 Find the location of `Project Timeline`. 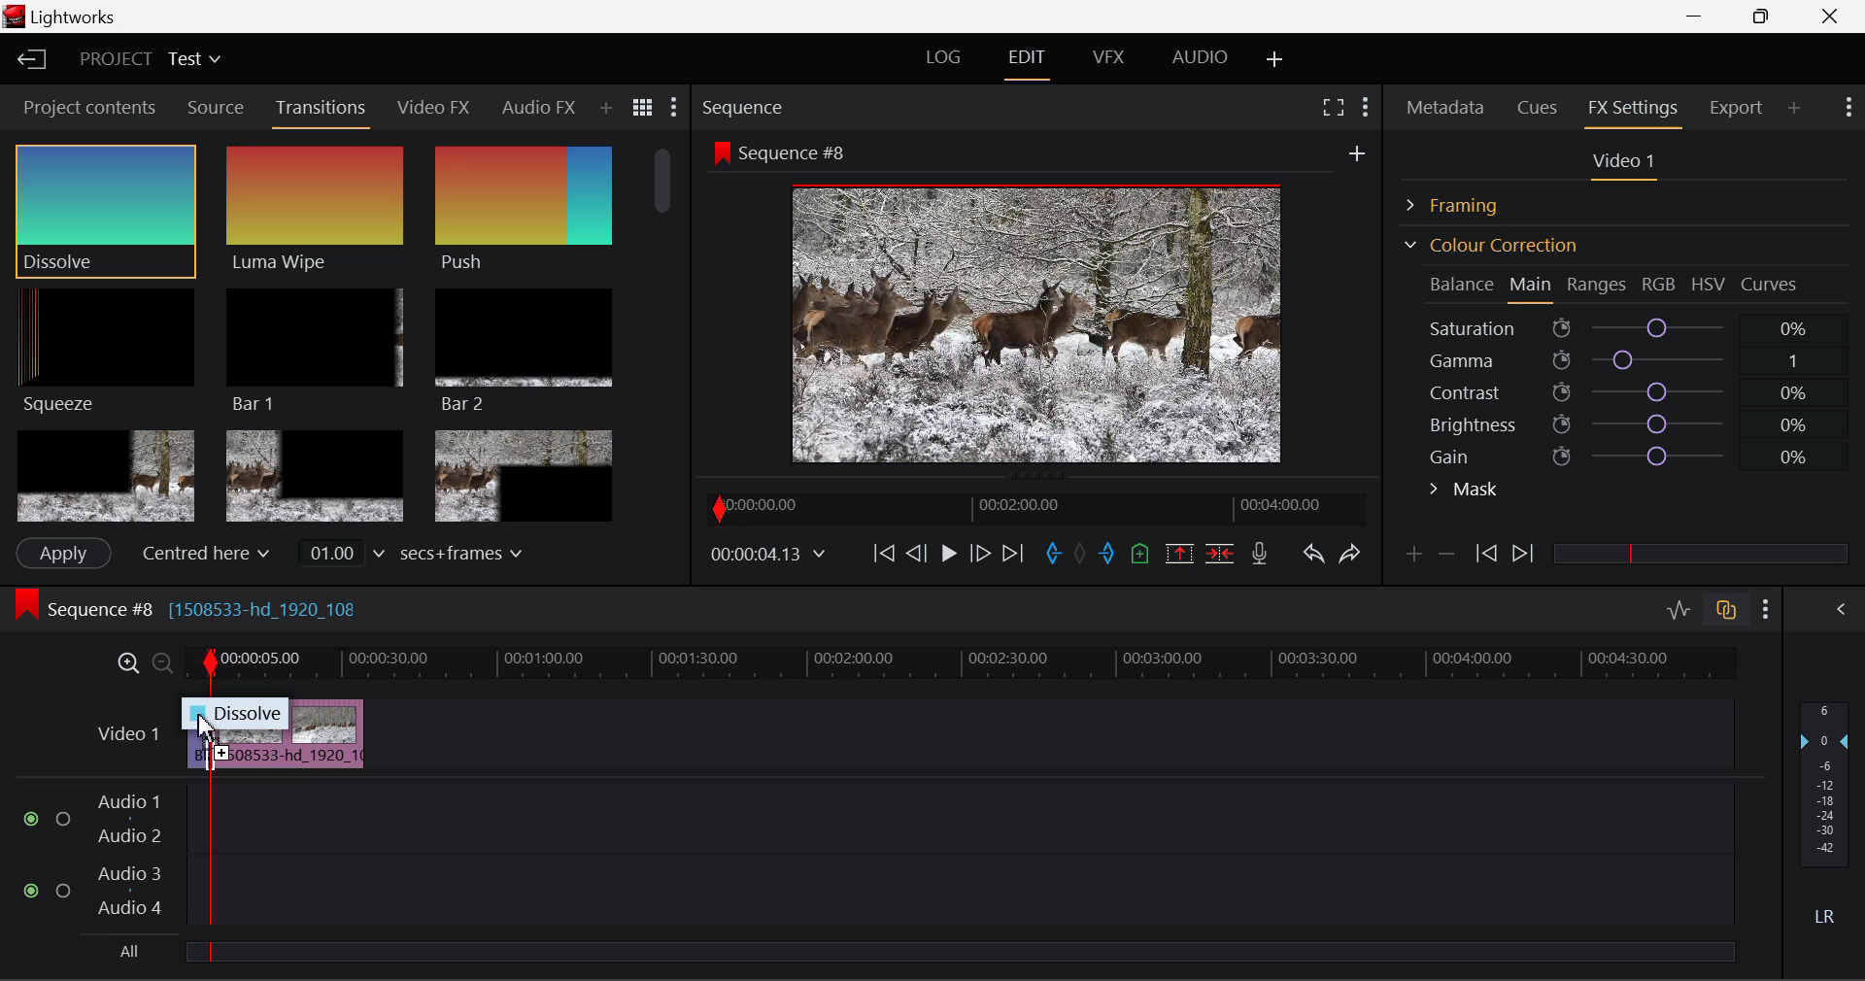

Project Timeline is located at coordinates (962, 664).